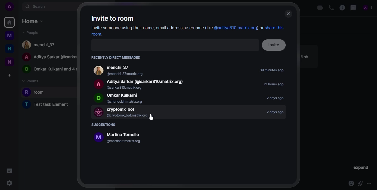  What do you see at coordinates (9, 22) in the screenshot?
I see `home` at bounding box center [9, 22].